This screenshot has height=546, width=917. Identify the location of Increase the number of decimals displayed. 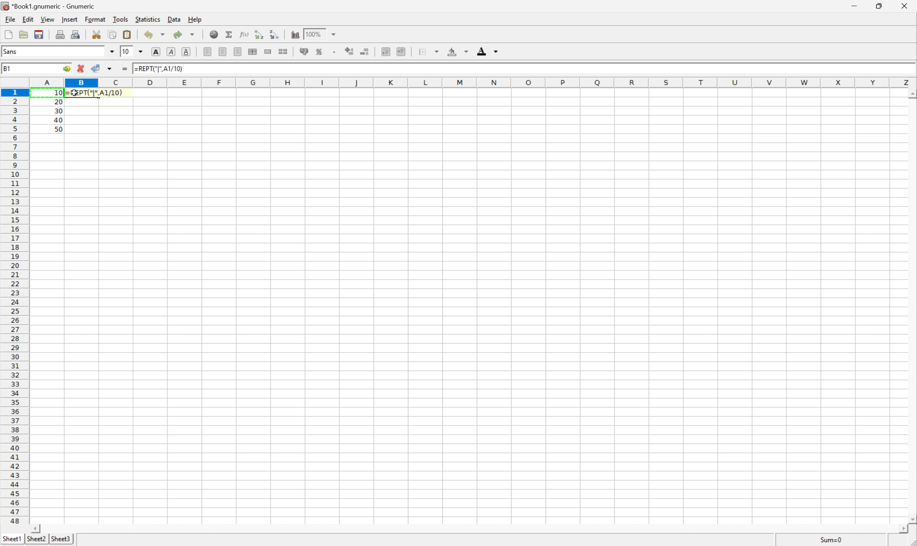
(348, 50).